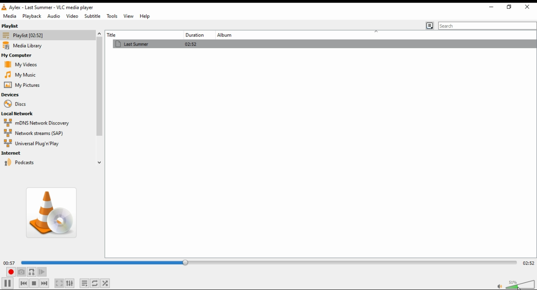 The height and width of the screenshot is (290, 537). Describe the element at coordinates (509, 8) in the screenshot. I see `restore` at that location.